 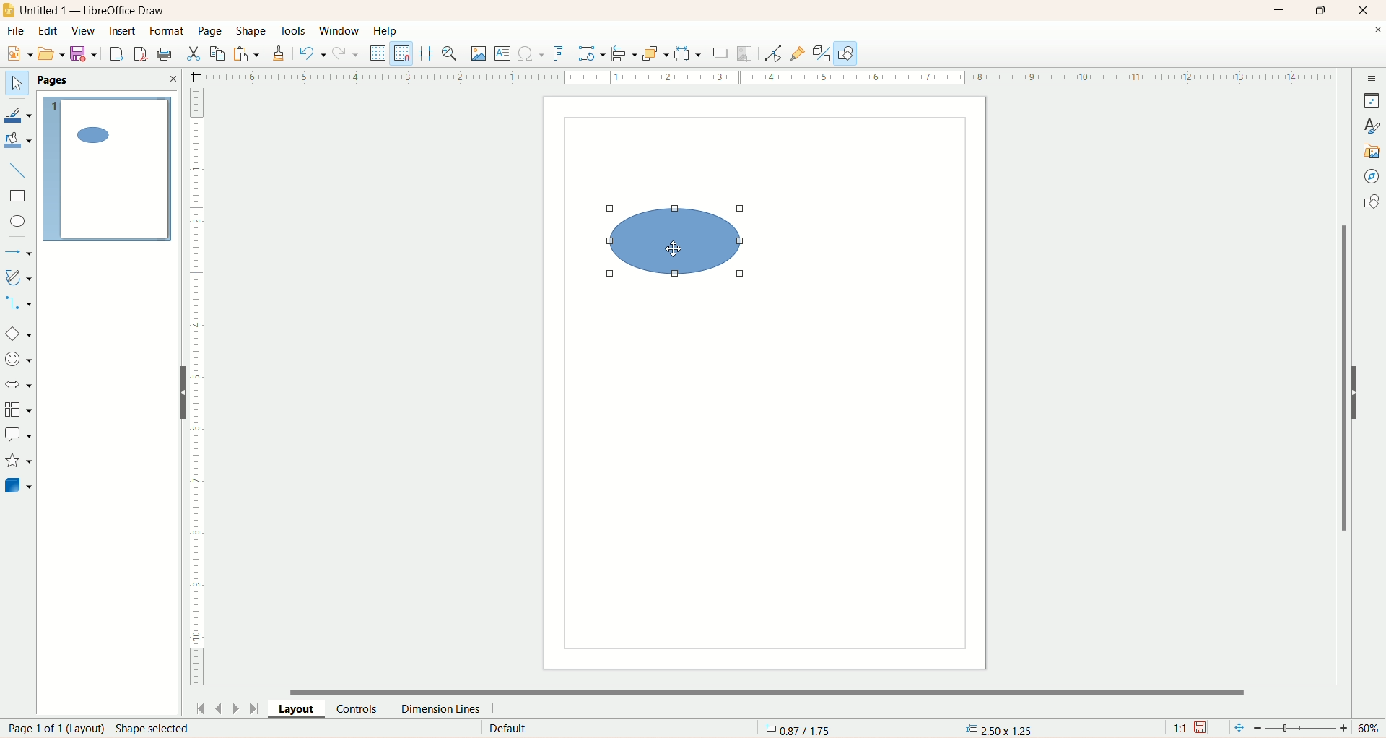 I want to click on maximize, so click(x=1320, y=10).